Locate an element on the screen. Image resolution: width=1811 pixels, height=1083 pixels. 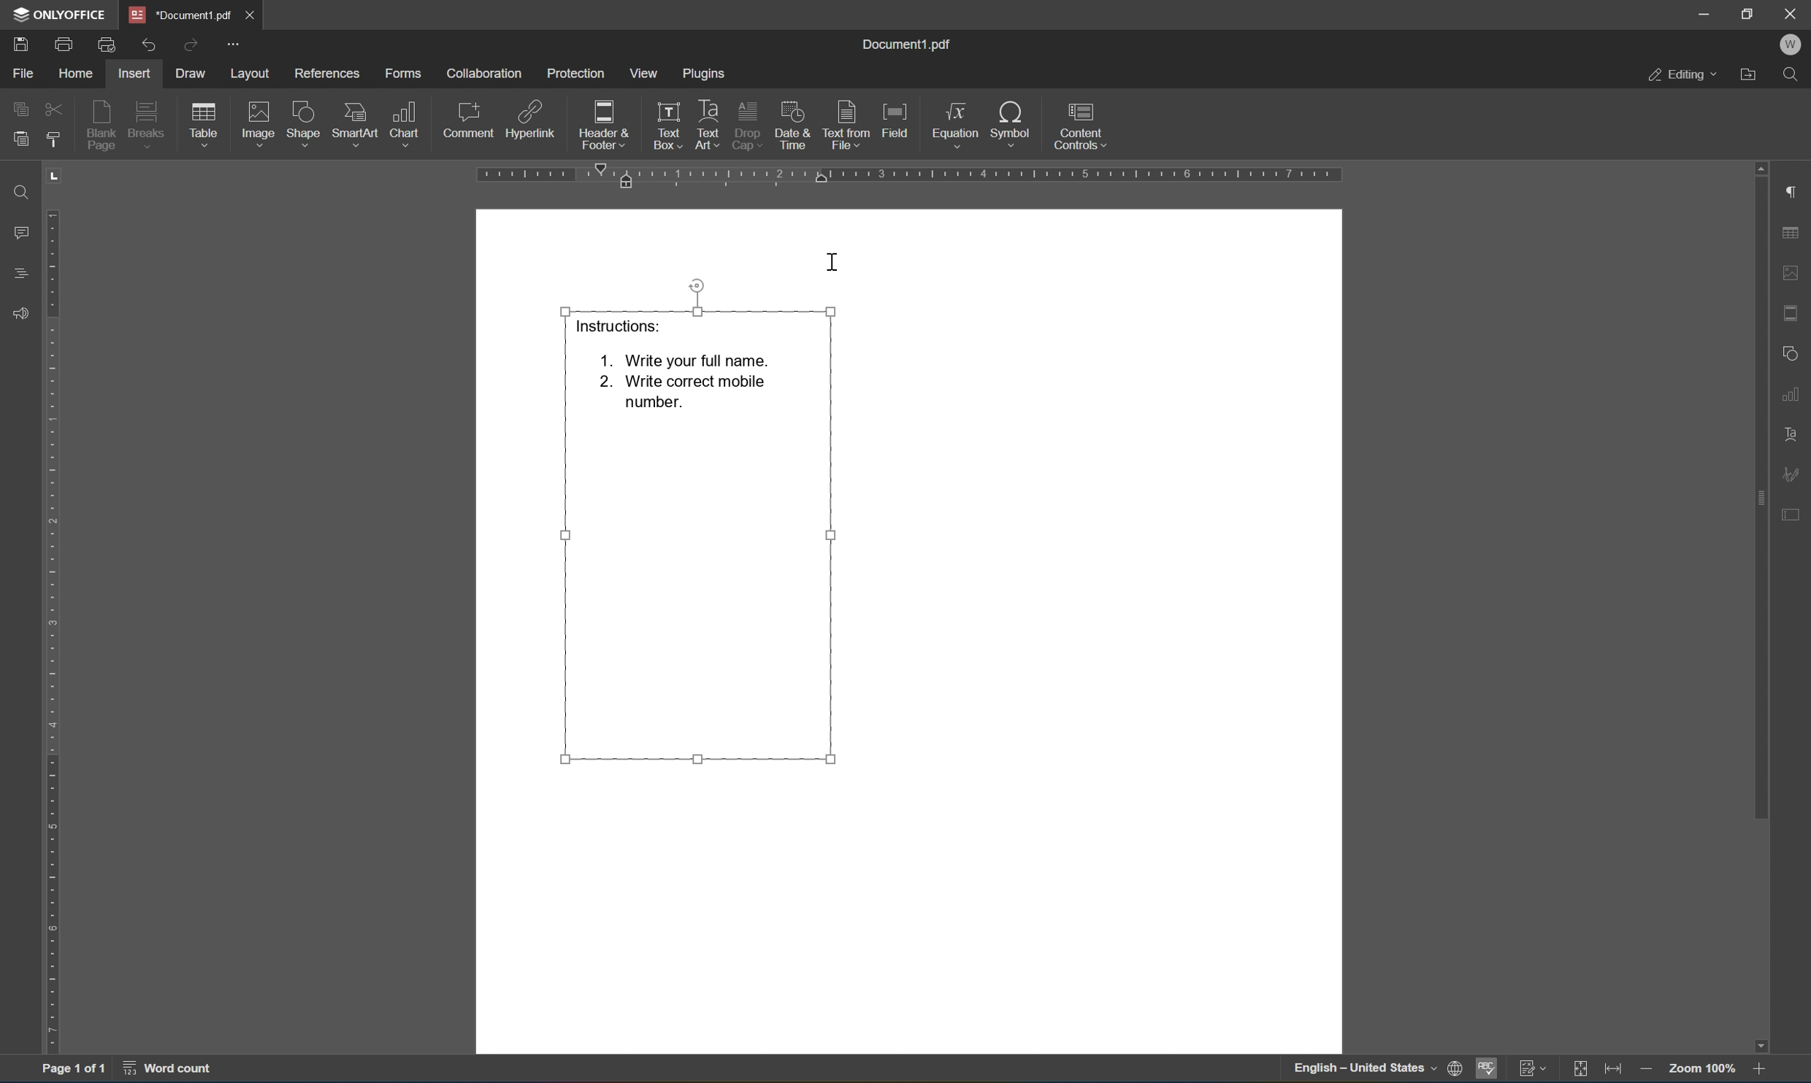
instructions is located at coordinates (613, 324).